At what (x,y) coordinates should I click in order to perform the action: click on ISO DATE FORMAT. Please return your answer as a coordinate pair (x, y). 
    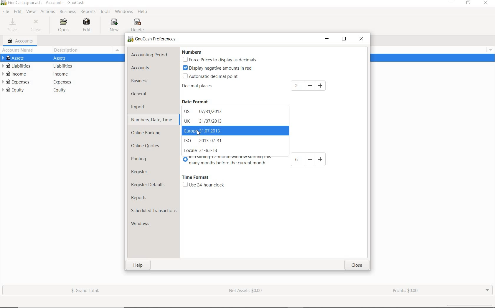
    Looking at the image, I should click on (207, 141).